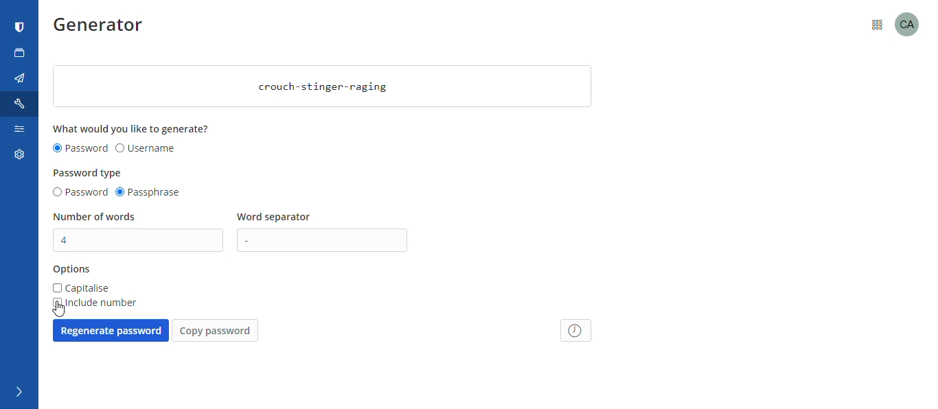  What do you see at coordinates (139, 240) in the screenshot?
I see `number of words textbox` at bounding box center [139, 240].